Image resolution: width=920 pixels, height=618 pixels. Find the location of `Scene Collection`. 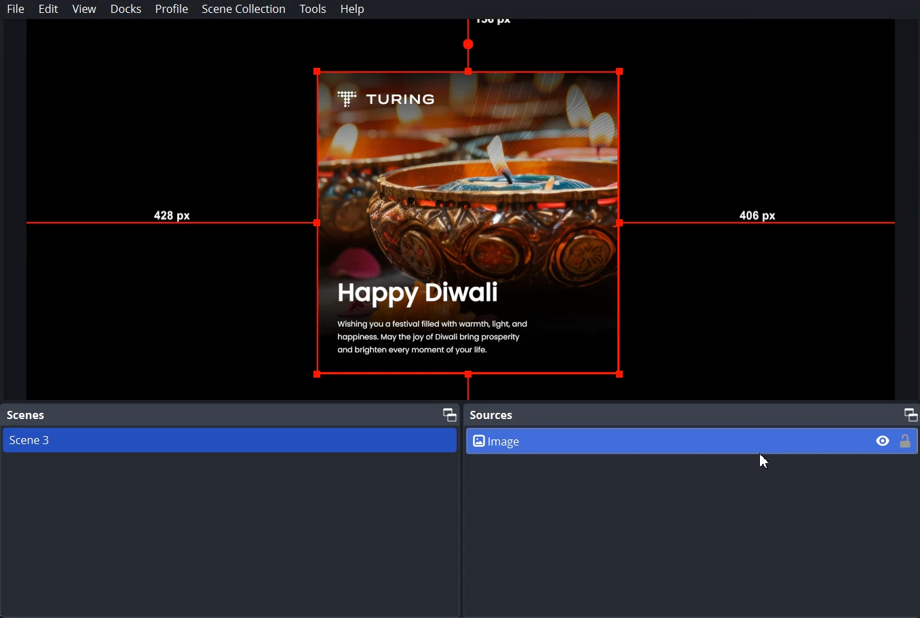

Scene Collection is located at coordinates (243, 9).